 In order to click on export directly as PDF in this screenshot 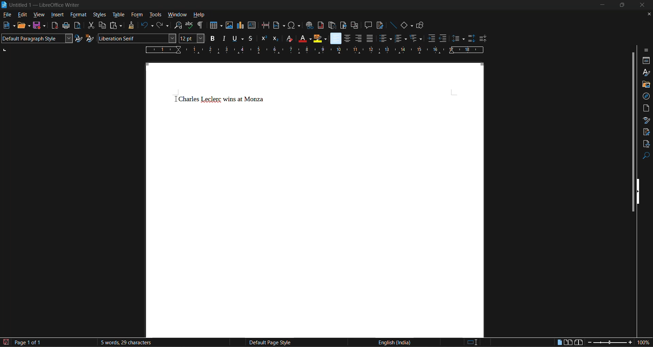, I will do `click(56, 26)`.